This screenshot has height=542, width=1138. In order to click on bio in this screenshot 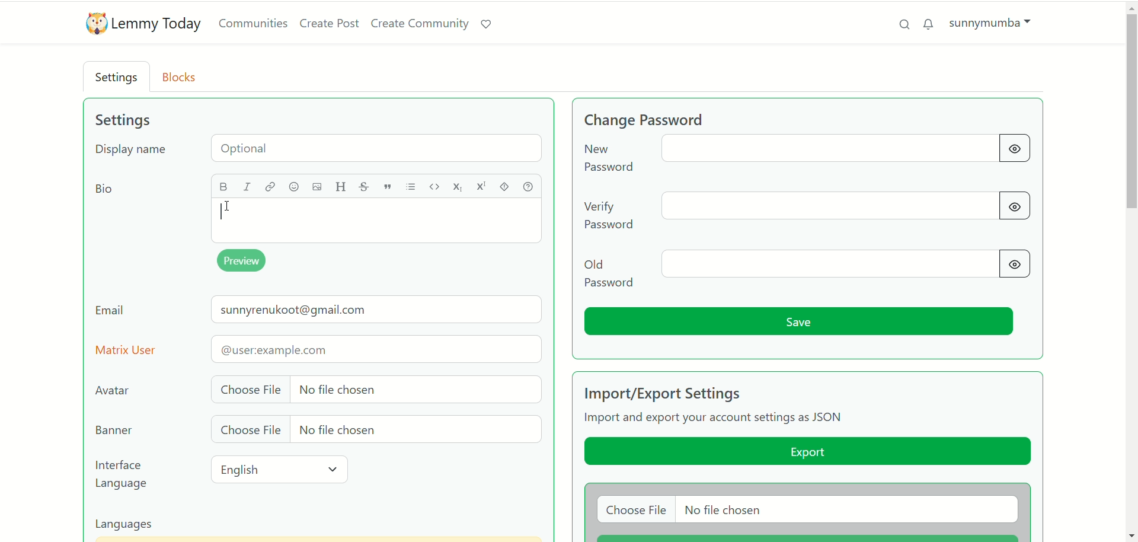, I will do `click(102, 190)`.